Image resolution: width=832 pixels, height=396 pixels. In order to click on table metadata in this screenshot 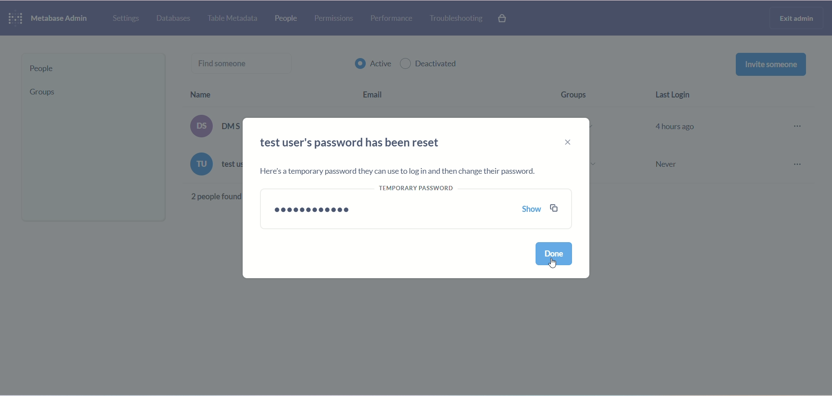, I will do `click(234, 19)`.